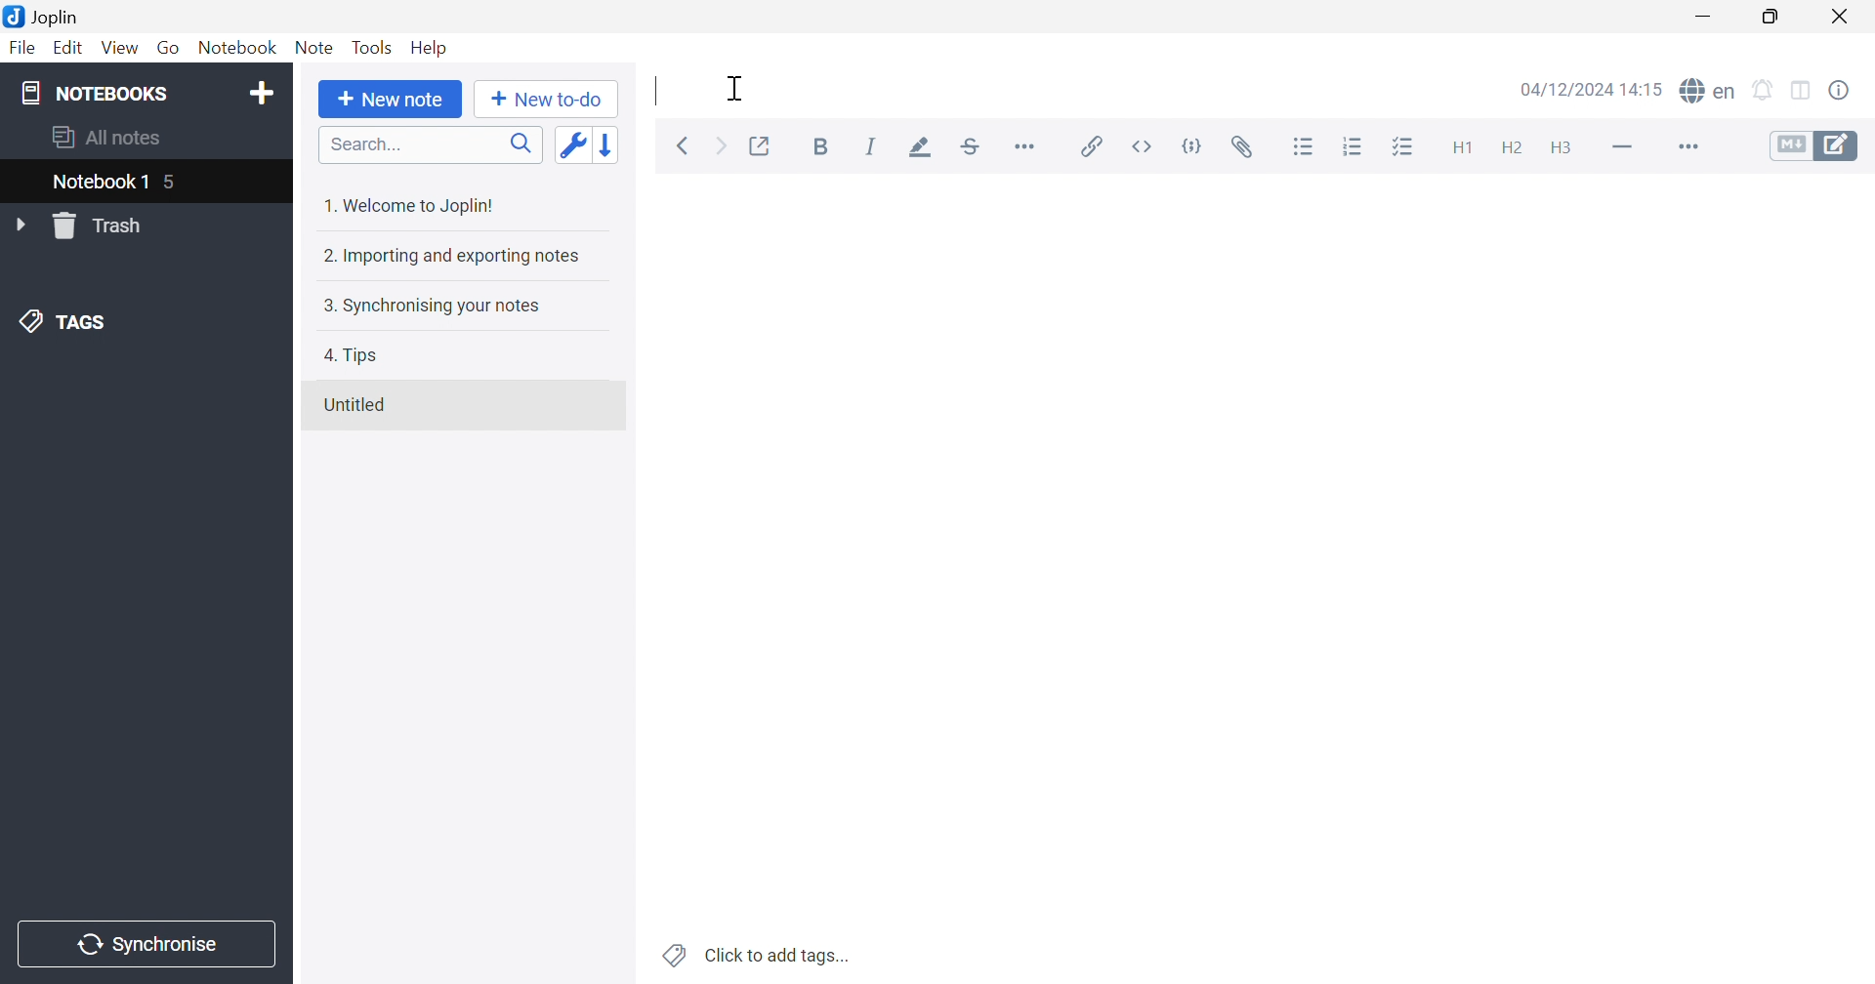 The image size is (1875, 984). Describe the element at coordinates (1706, 89) in the screenshot. I see `Spell checker` at that location.